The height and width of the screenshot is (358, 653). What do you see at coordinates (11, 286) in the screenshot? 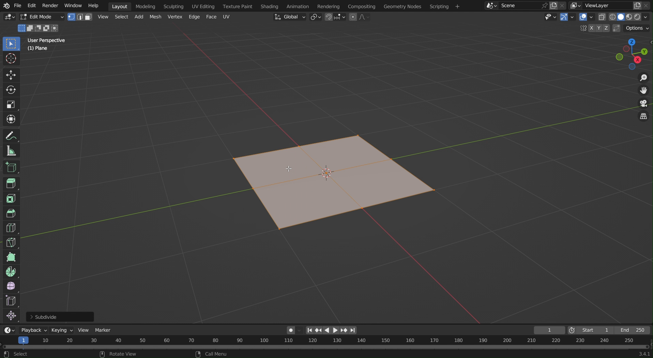
I see `Smooth` at bounding box center [11, 286].